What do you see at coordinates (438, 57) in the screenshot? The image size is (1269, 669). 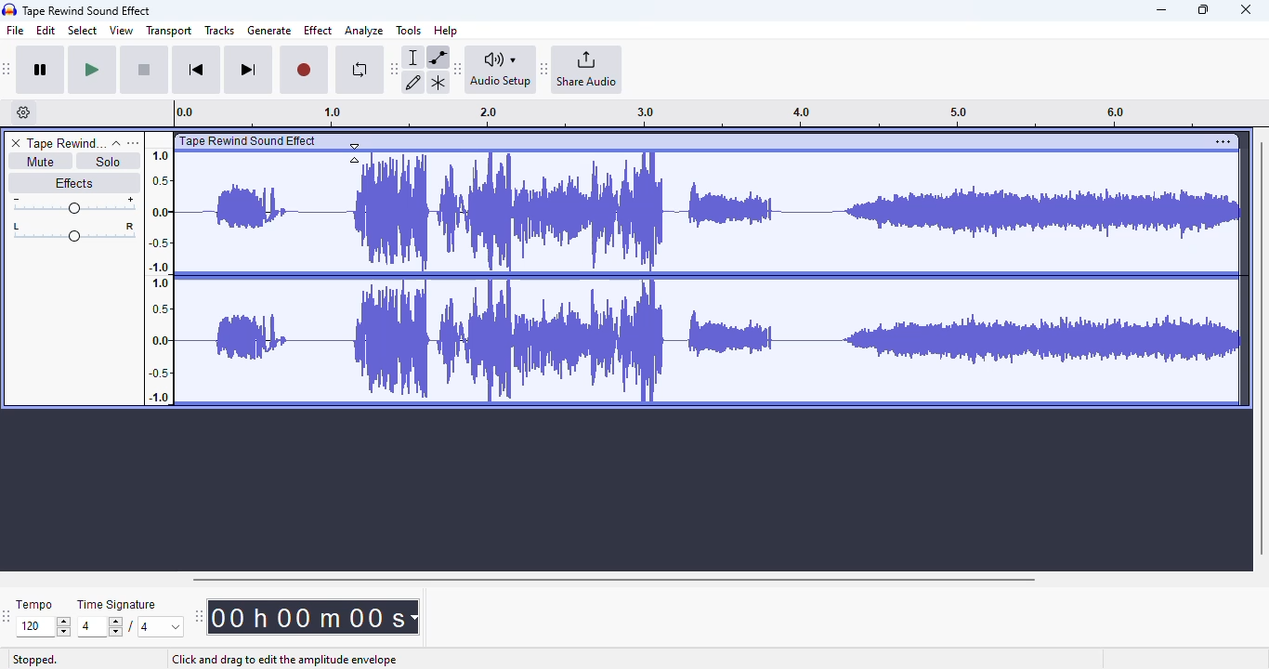 I see `envelope tool` at bounding box center [438, 57].